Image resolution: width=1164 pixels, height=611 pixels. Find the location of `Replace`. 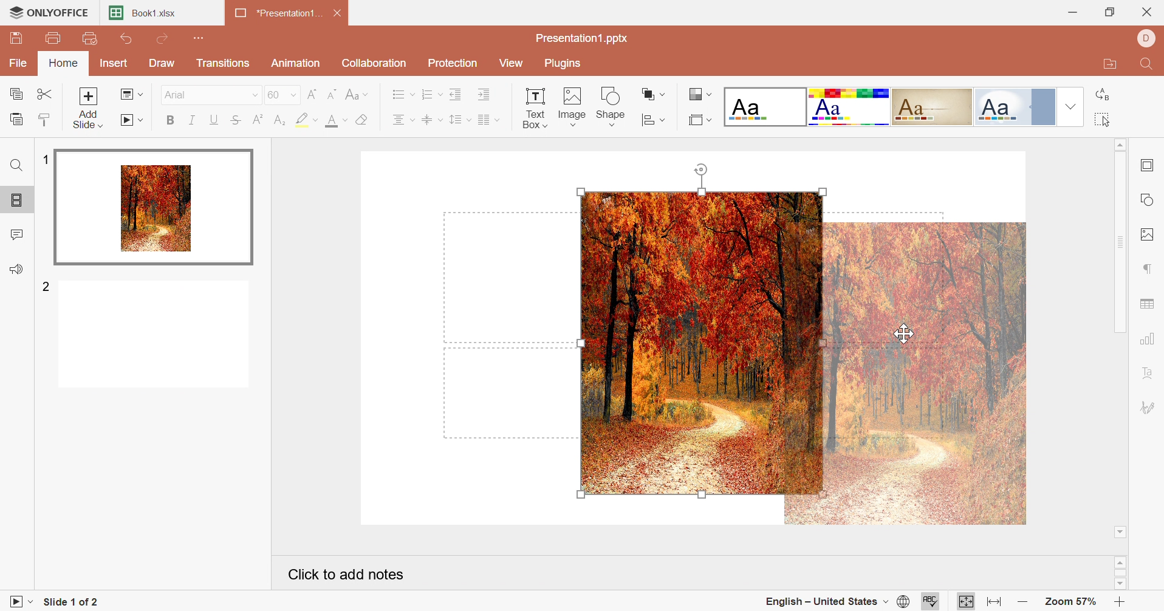

Replace is located at coordinates (1103, 93).